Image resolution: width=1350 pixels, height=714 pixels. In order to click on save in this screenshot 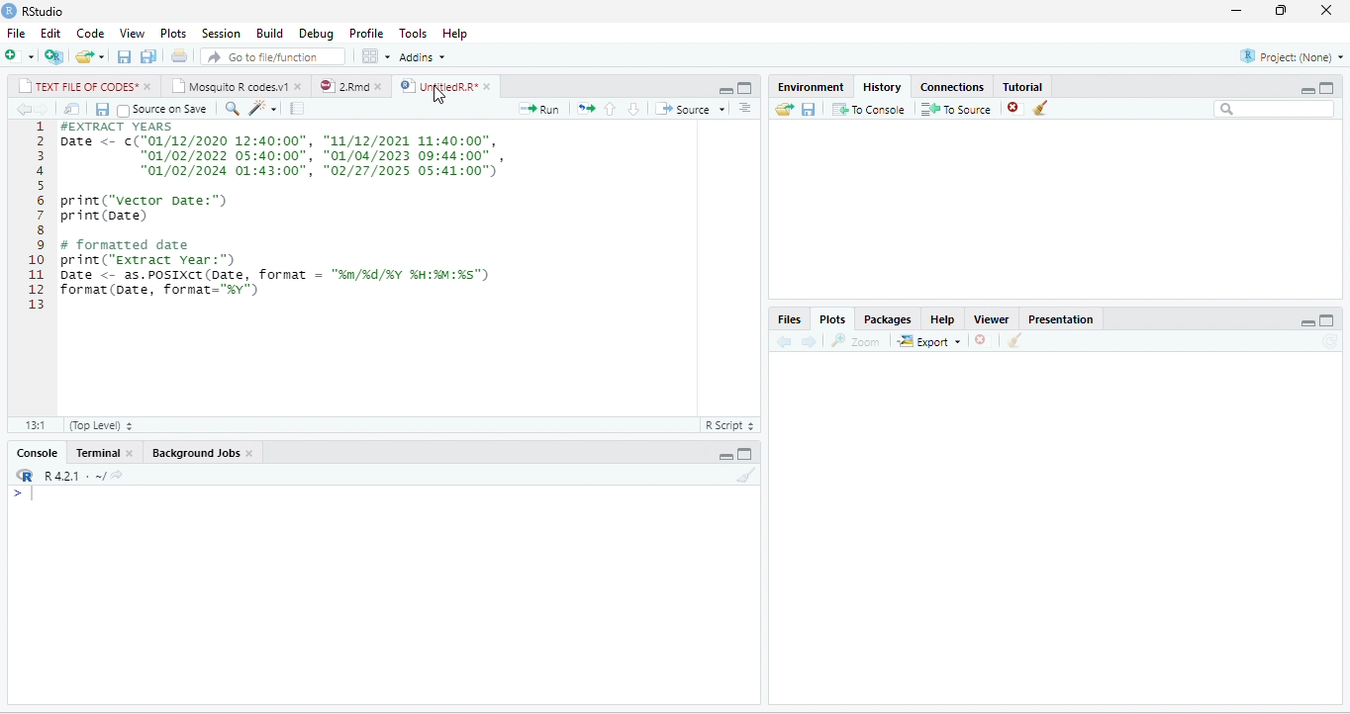, I will do `click(809, 109)`.